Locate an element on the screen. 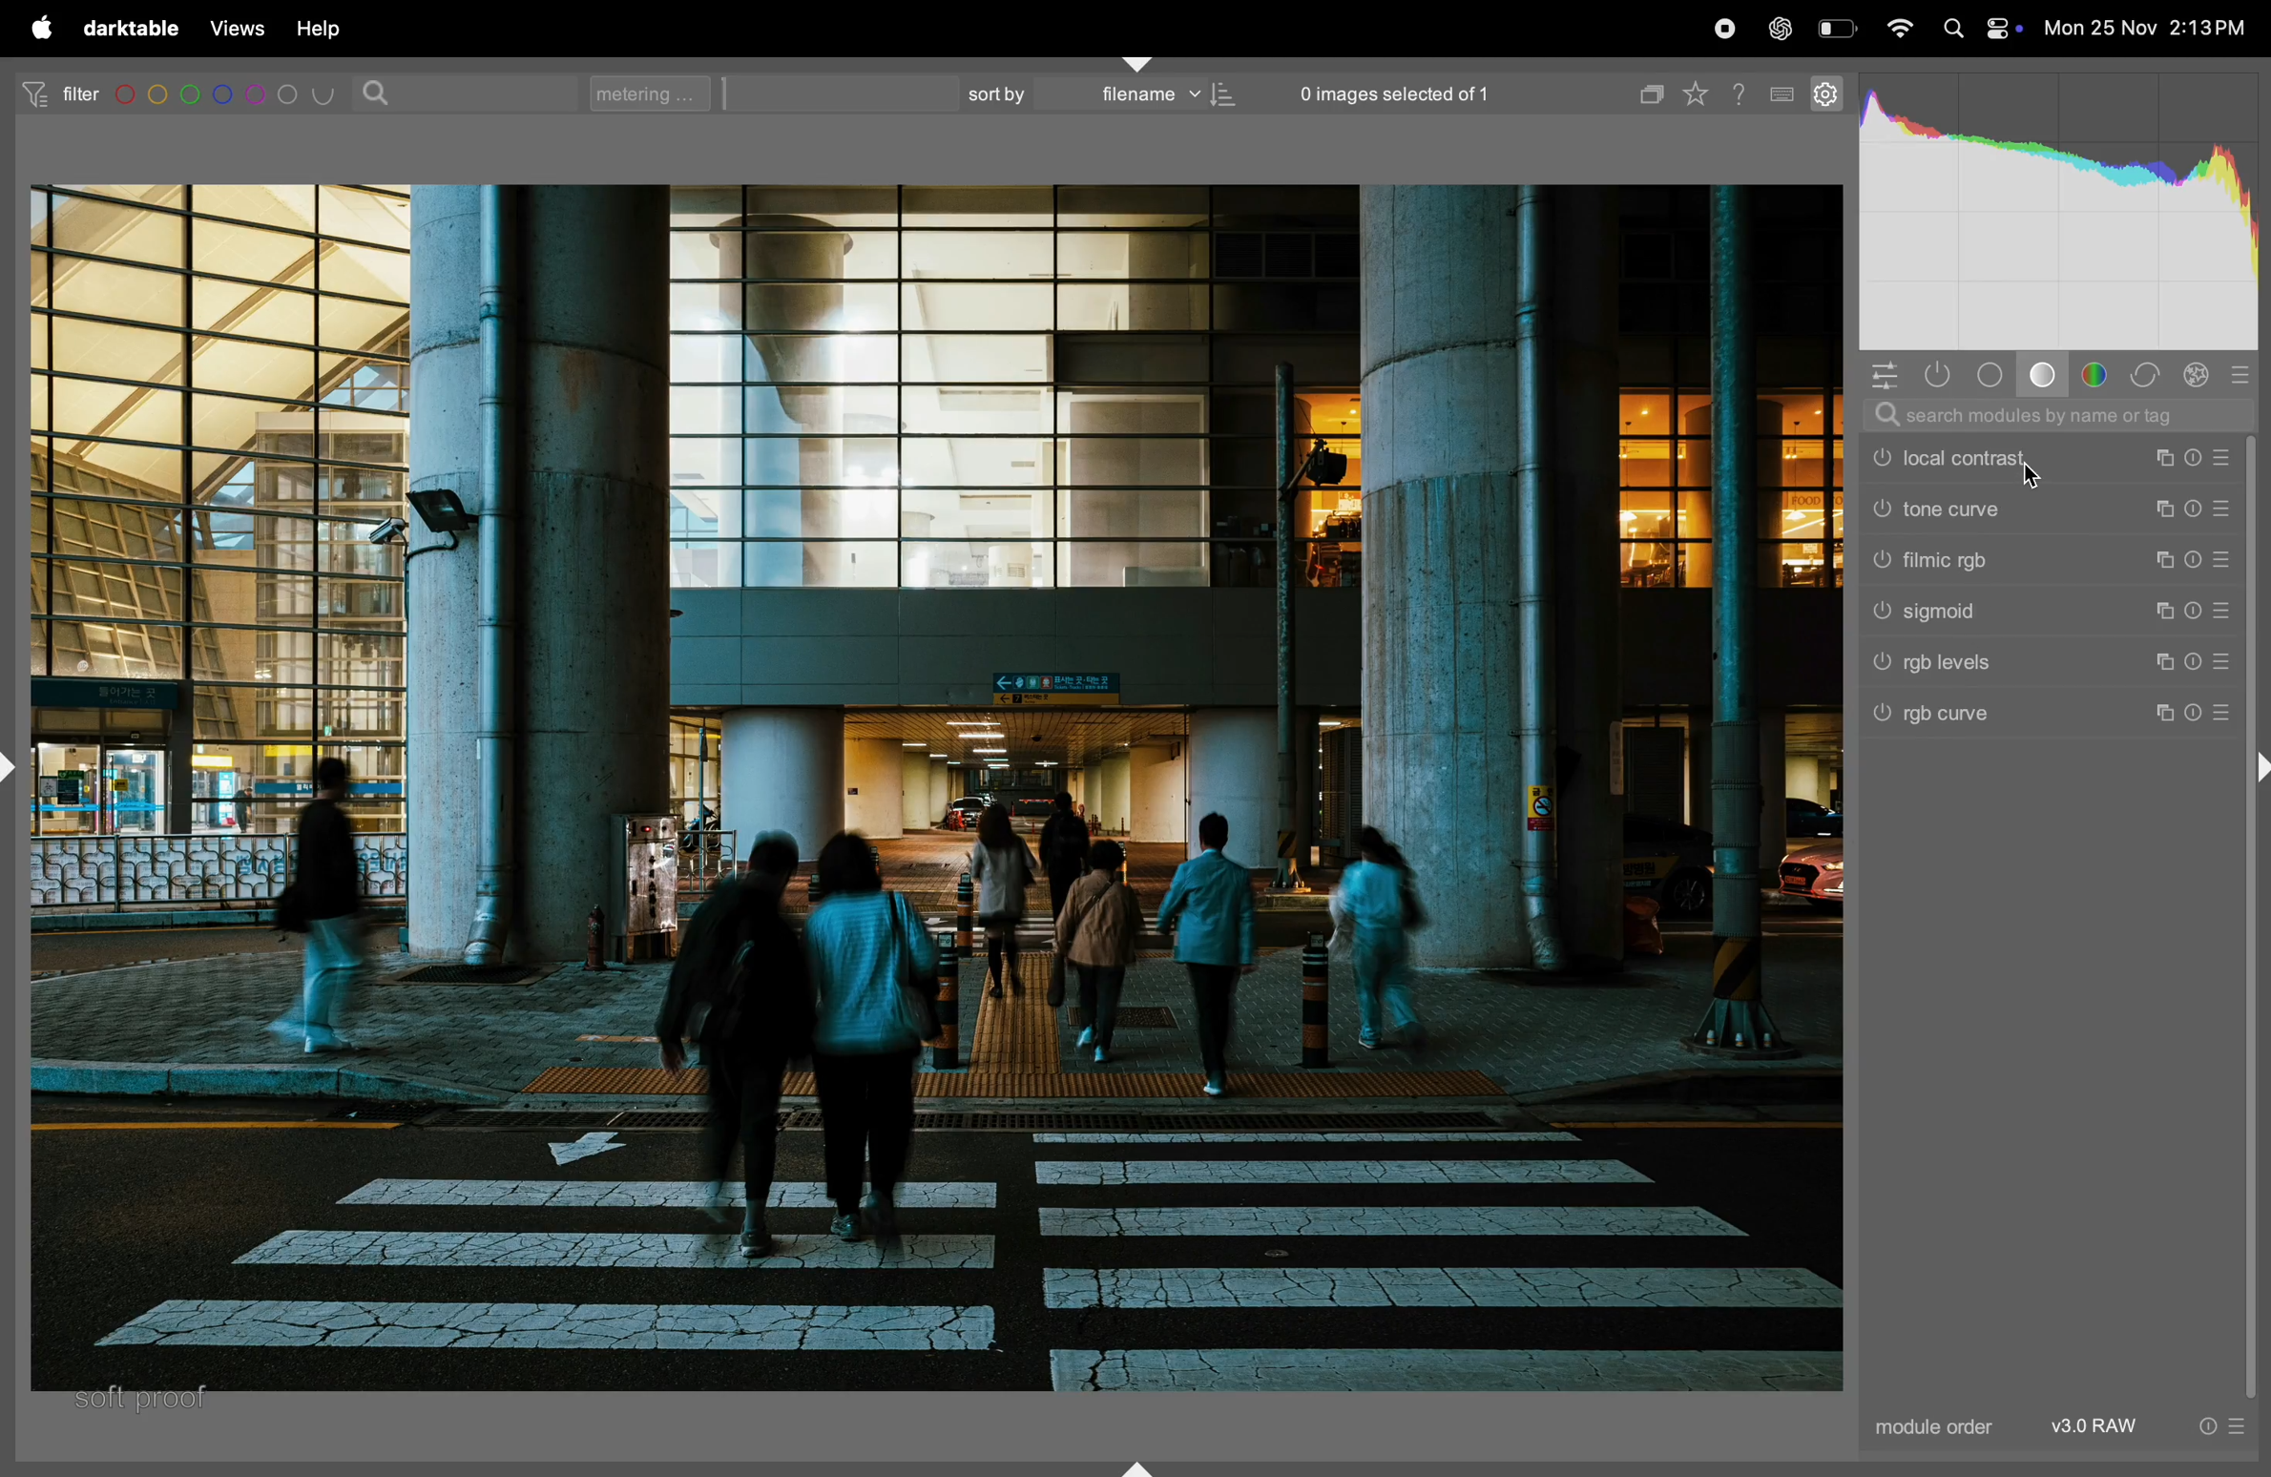 This screenshot has height=1477, width=2271. preset is located at coordinates (2219, 662).